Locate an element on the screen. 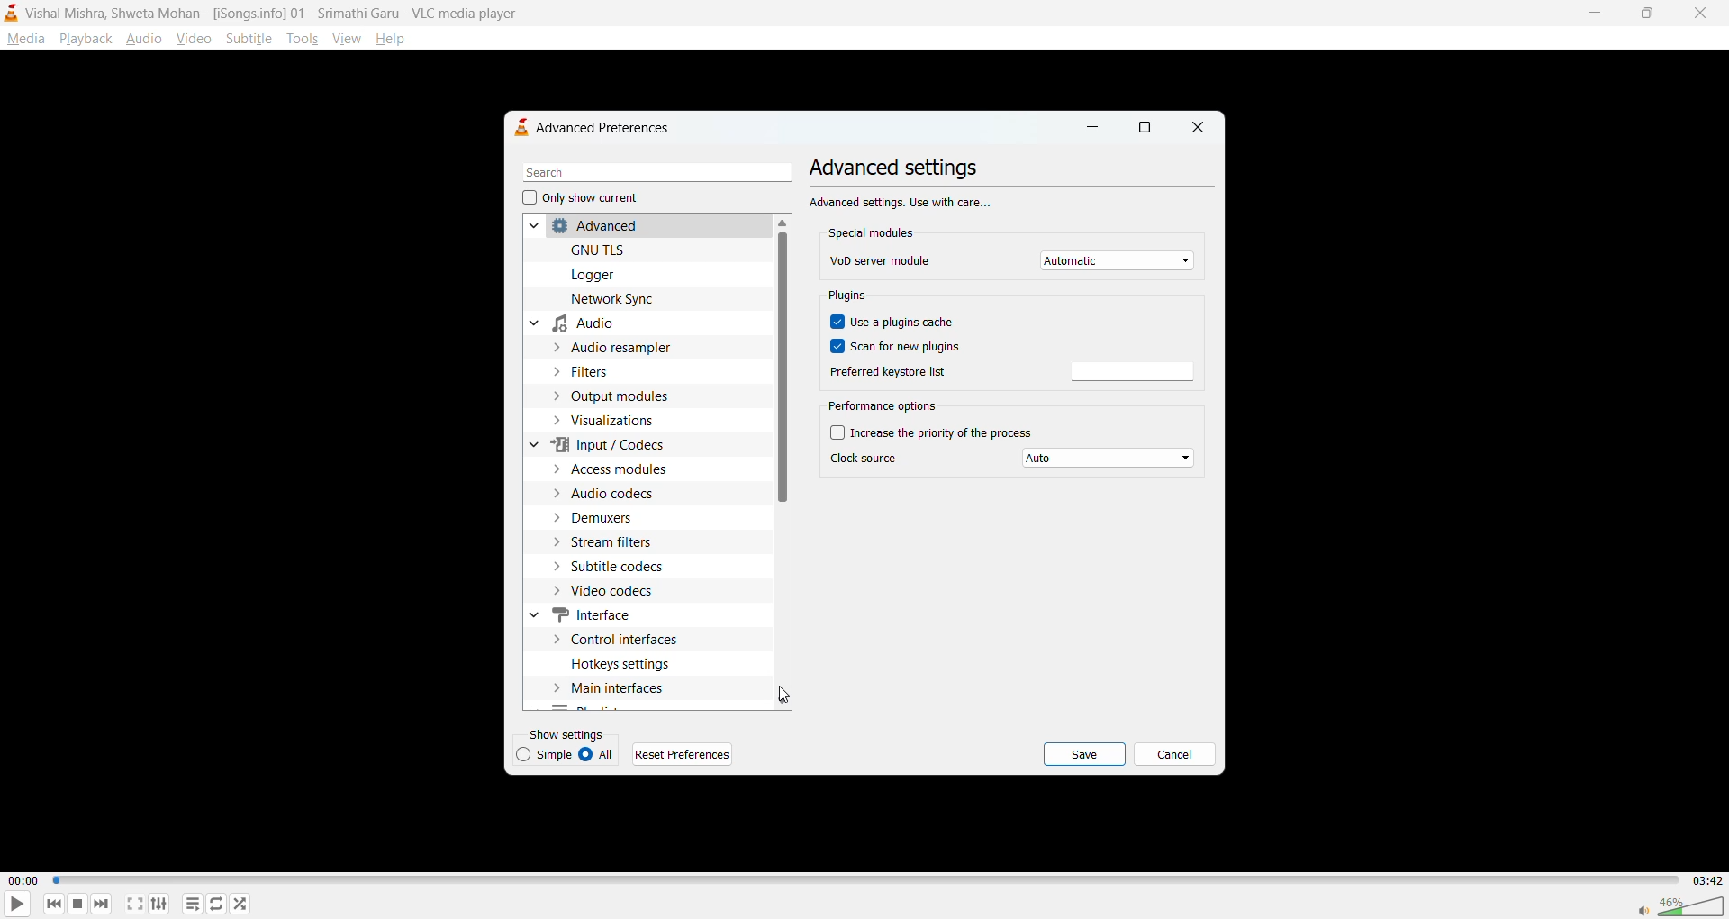  random is located at coordinates (240, 903).